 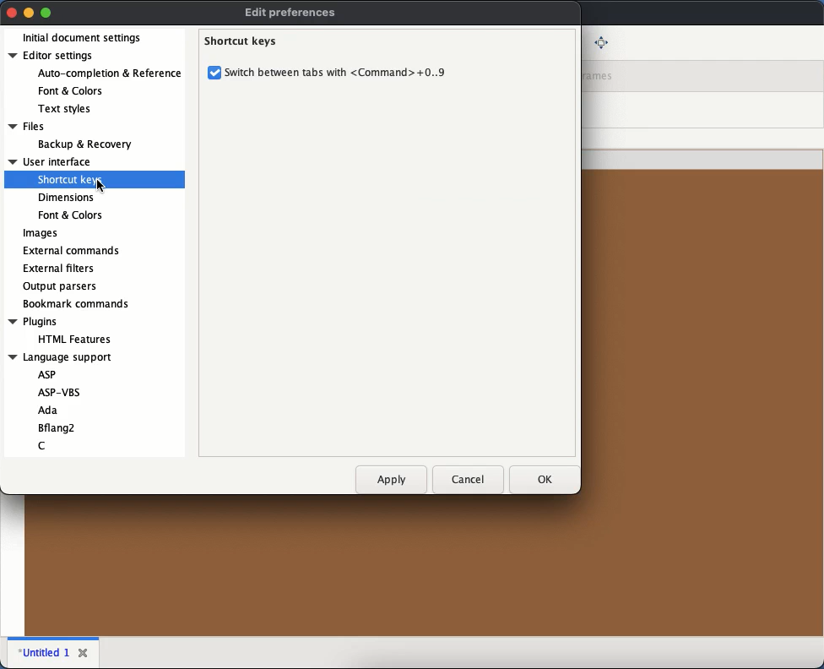 What do you see at coordinates (64, 111) in the screenshot?
I see `Text styles` at bounding box center [64, 111].